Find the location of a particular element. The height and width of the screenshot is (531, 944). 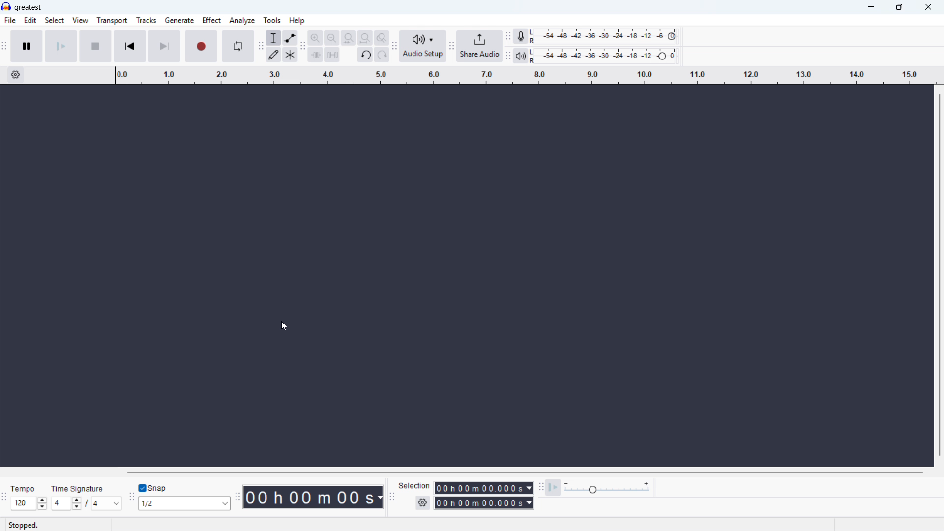

Audio setup  is located at coordinates (423, 47).